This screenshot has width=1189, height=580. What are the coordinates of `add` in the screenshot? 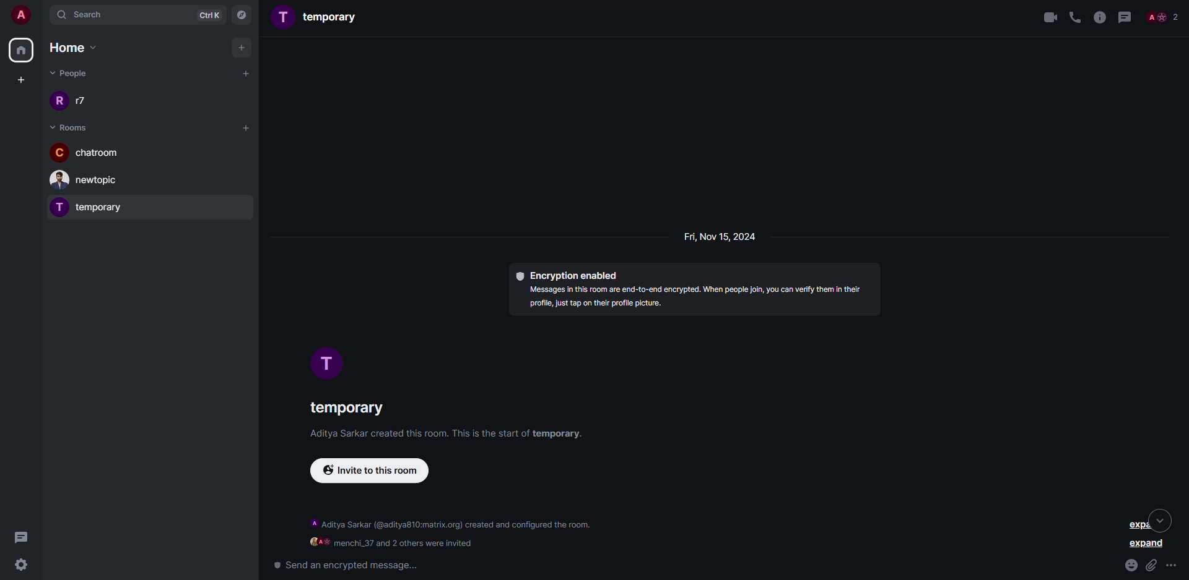 It's located at (244, 127).